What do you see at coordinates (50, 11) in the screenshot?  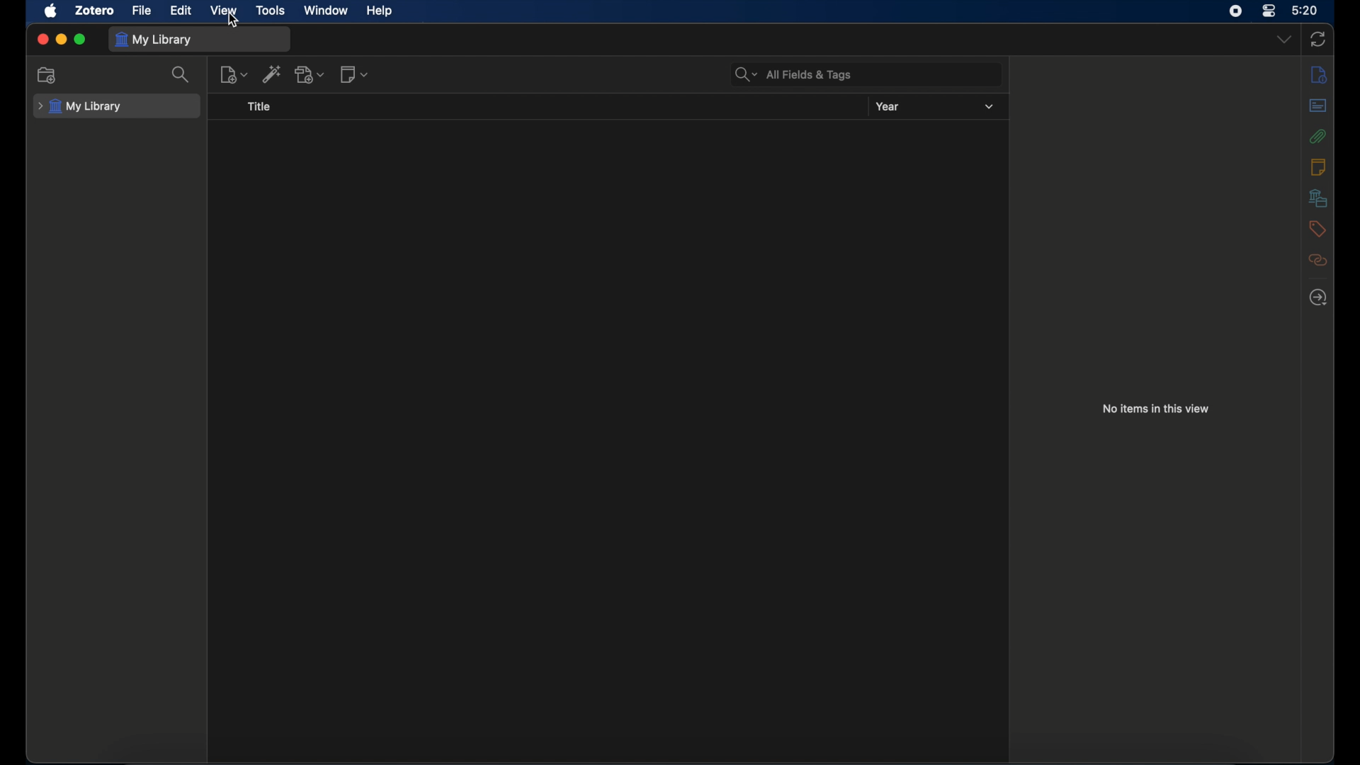 I see `apple icon` at bounding box center [50, 11].